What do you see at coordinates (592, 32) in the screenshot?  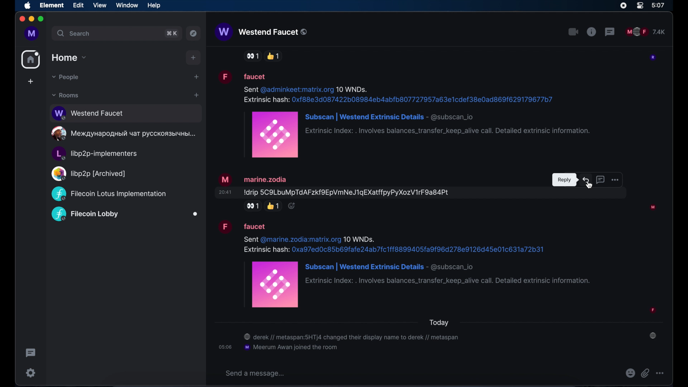 I see `public room properties` at bounding box center [592, 32].